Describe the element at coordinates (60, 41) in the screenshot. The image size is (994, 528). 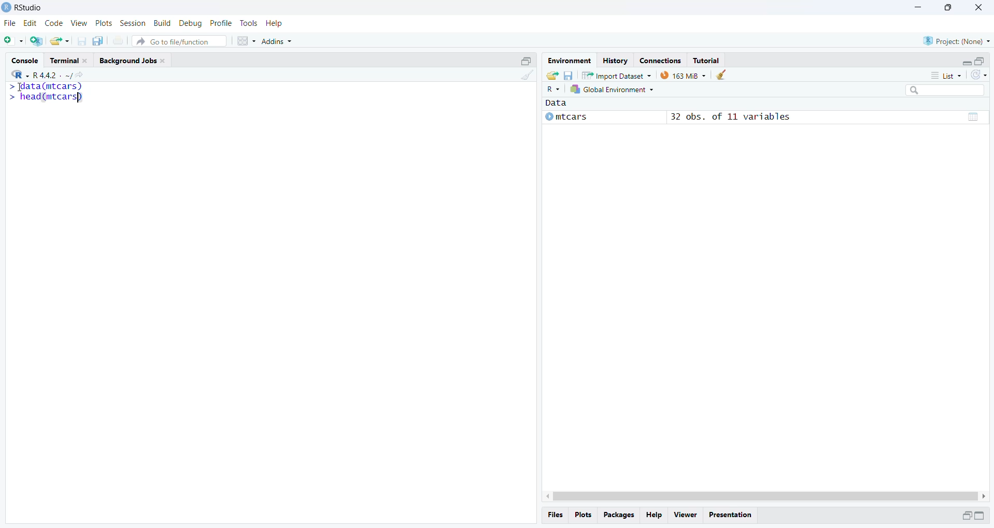
I see `share as` at that location.